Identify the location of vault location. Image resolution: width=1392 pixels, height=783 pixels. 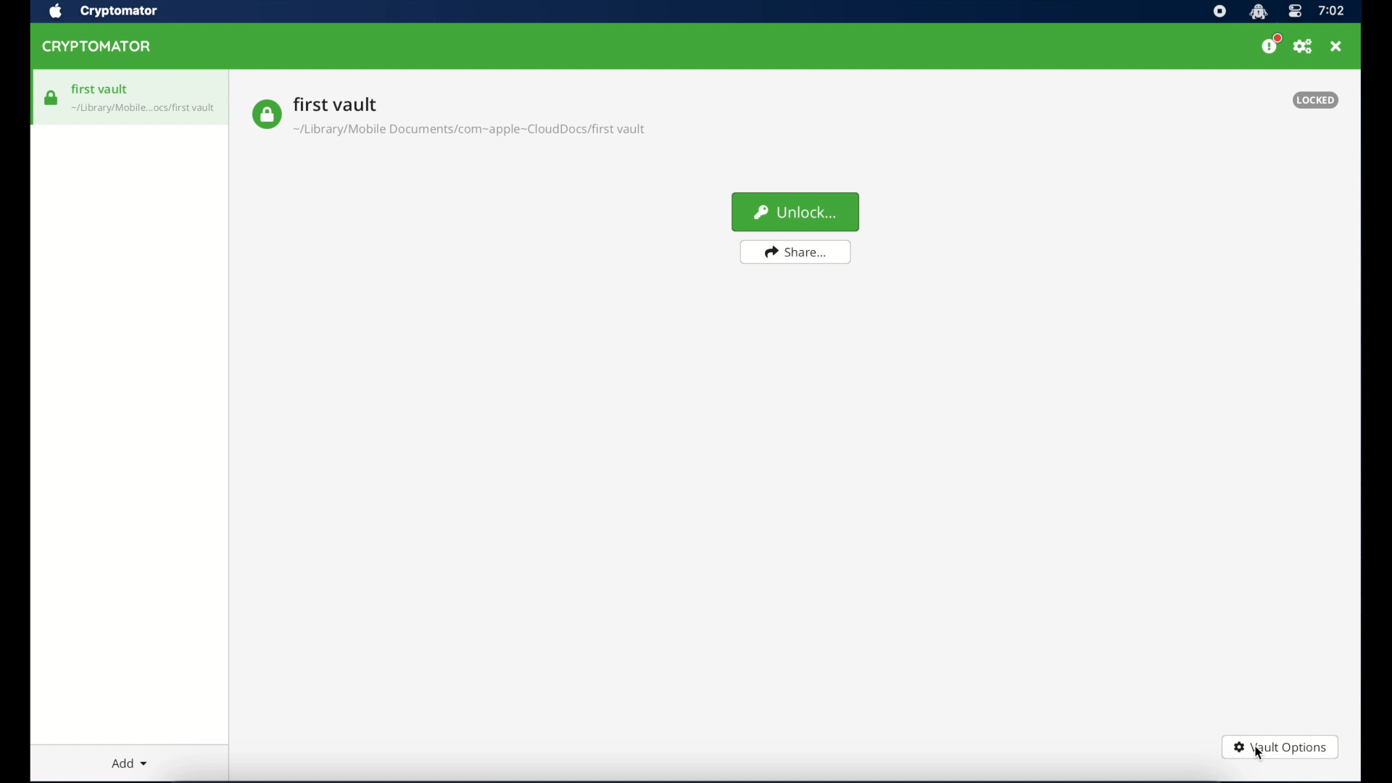
(471, 132).